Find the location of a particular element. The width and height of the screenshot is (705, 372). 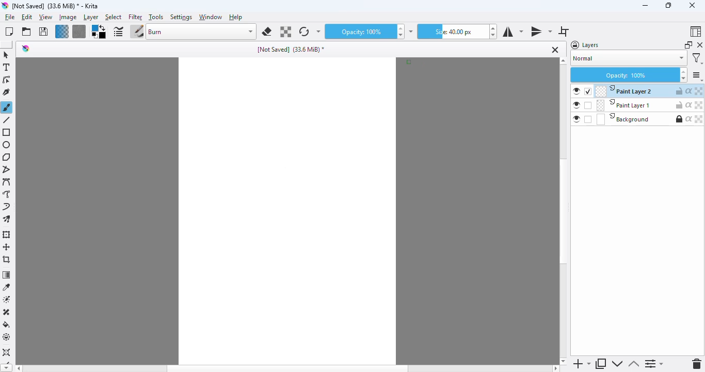

open an existing document is located at coordinates (26, 32).